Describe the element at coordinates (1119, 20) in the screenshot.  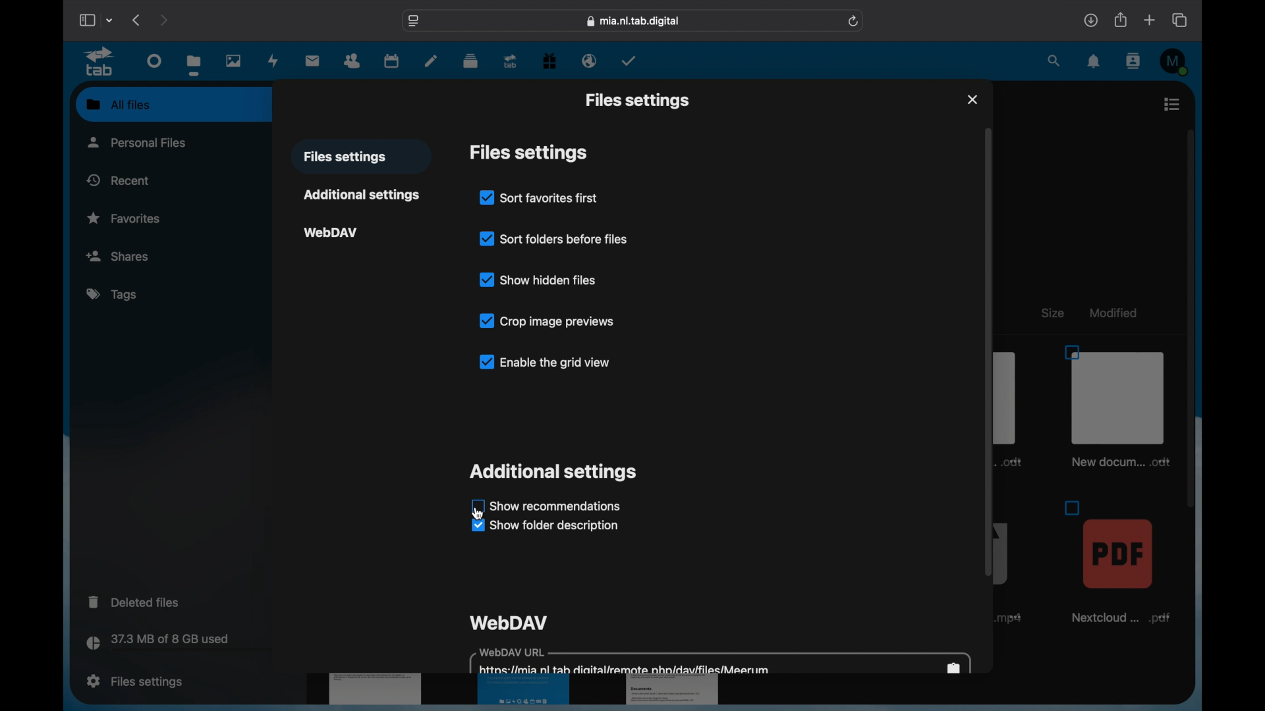
I see `share` at that location.